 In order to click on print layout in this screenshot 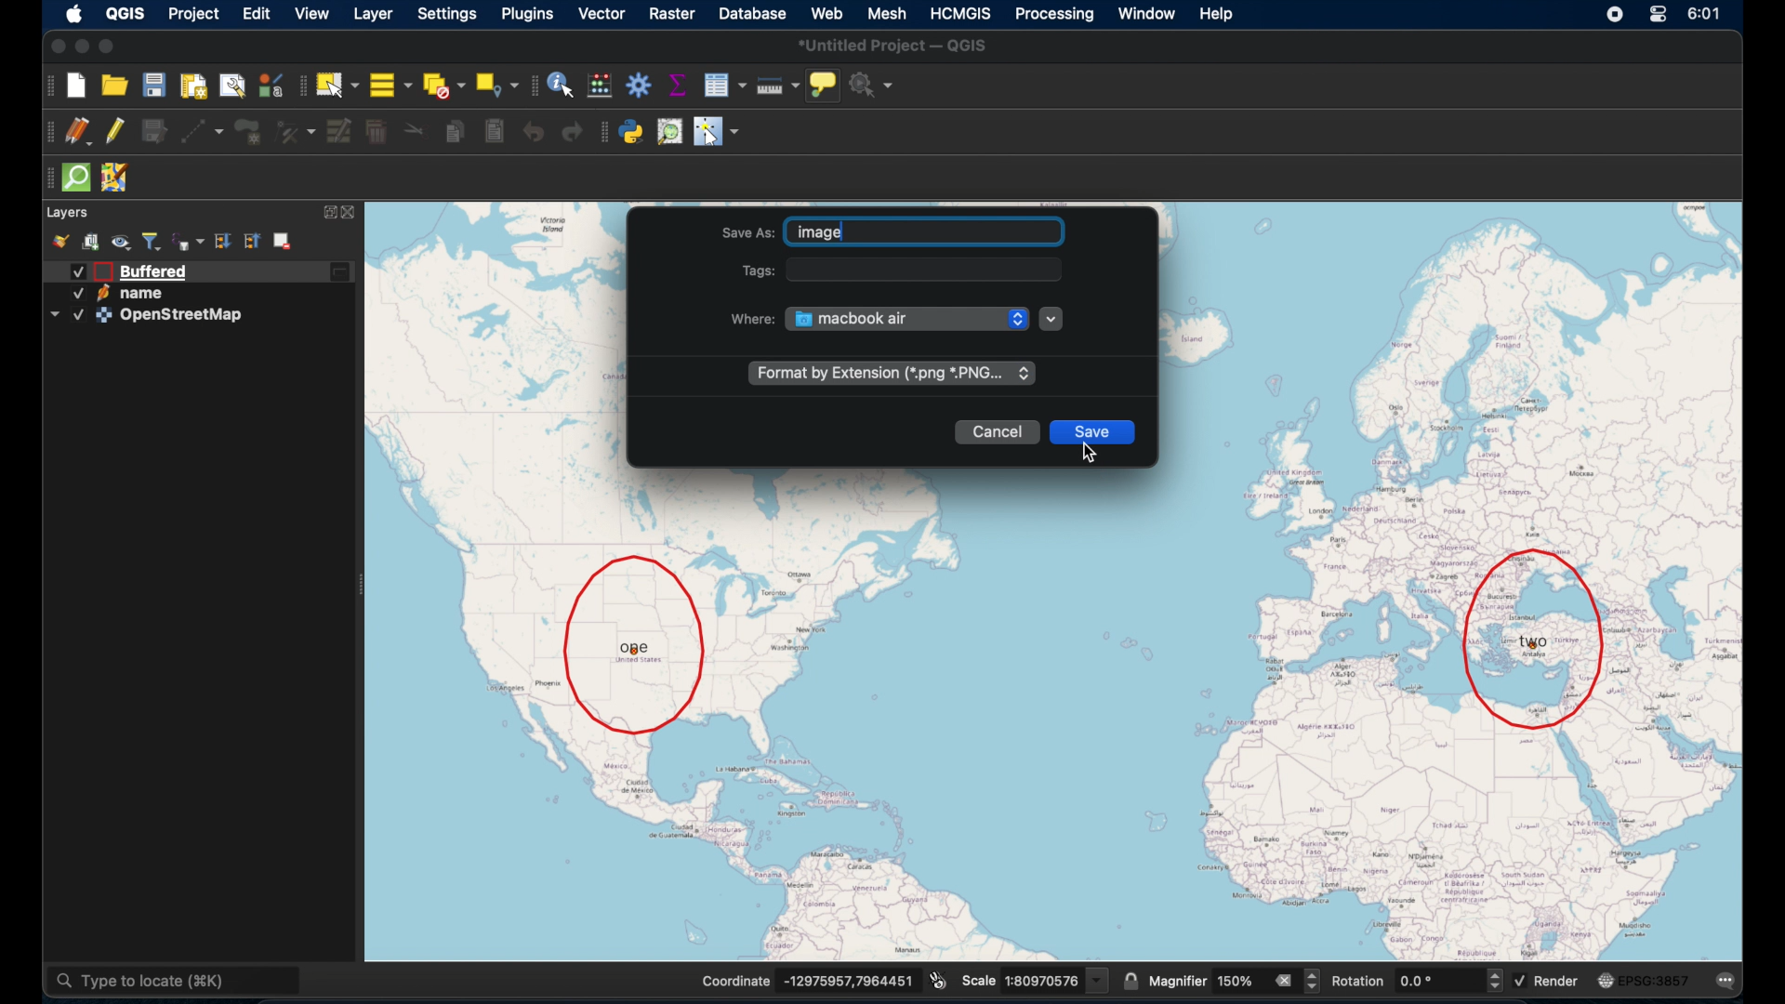, I will do `click(194, 86)`.